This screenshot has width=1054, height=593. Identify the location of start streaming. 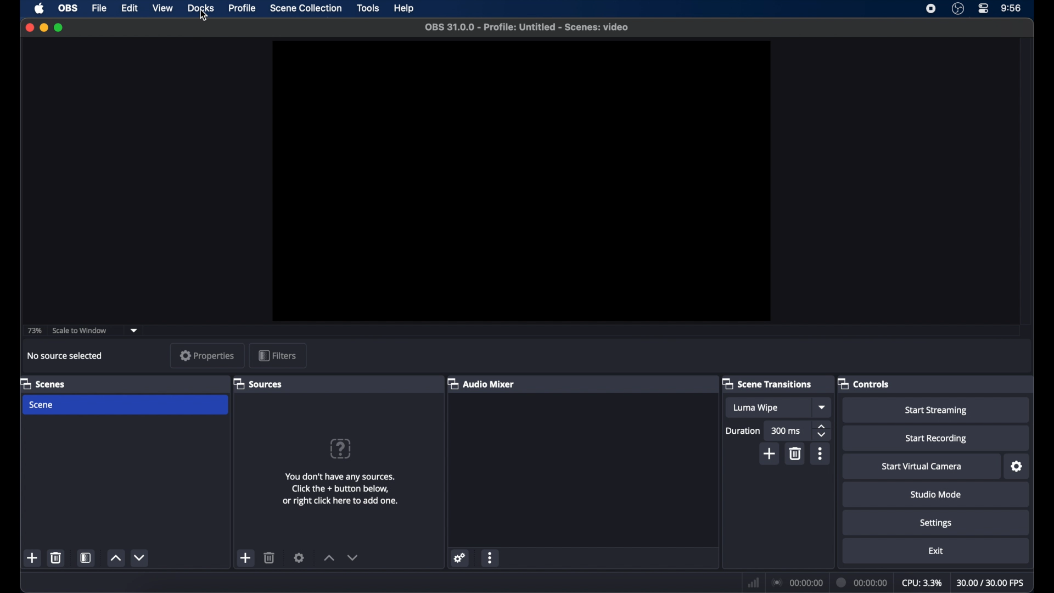
(935, 410).